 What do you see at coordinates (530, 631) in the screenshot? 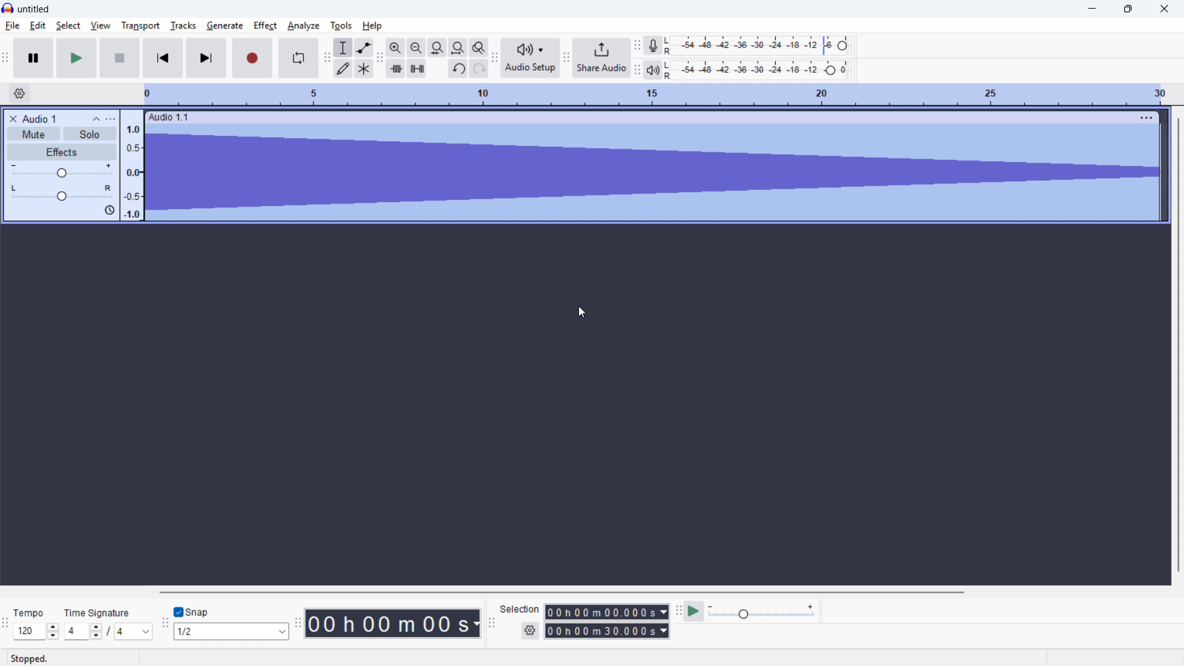
I see `Selection settings ` at bounding box center [530, 631].